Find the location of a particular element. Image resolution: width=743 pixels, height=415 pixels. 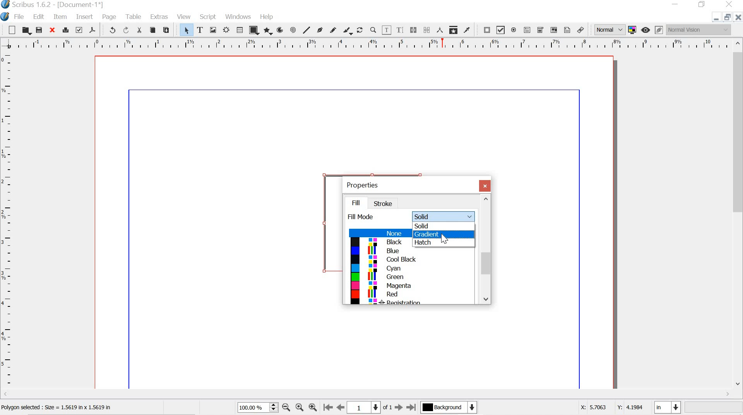

new is located at coordinates (9, 29).